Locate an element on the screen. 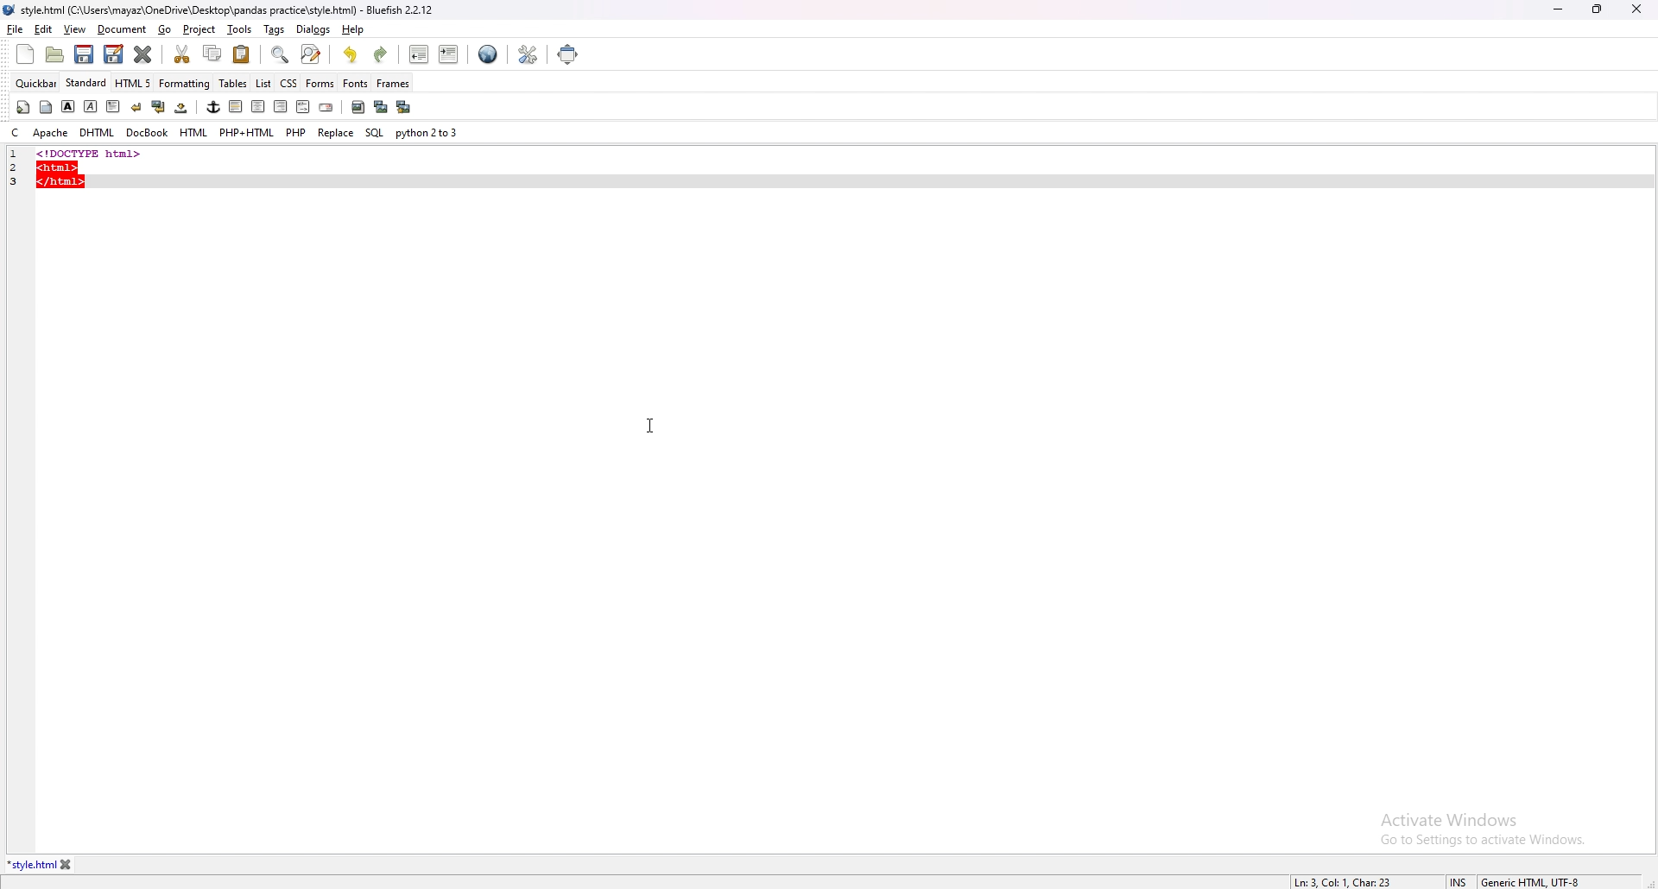 Image resolution: width=1658 pixels, height=889 pixels. indent is located at coordinates (448, 54).